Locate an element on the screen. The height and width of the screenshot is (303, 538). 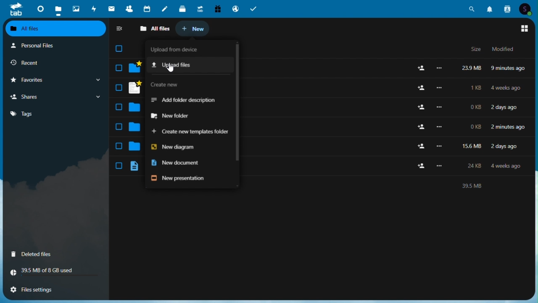
Storage is located at coordinates (55, 273).